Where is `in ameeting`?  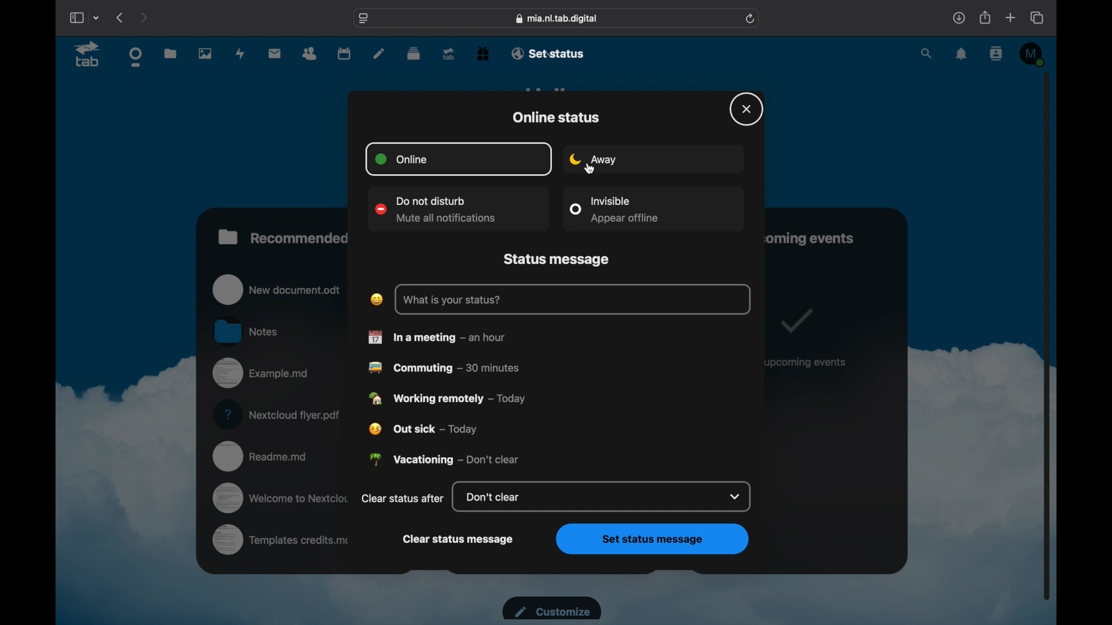
in ameeting is located at coordinates (437, 337).